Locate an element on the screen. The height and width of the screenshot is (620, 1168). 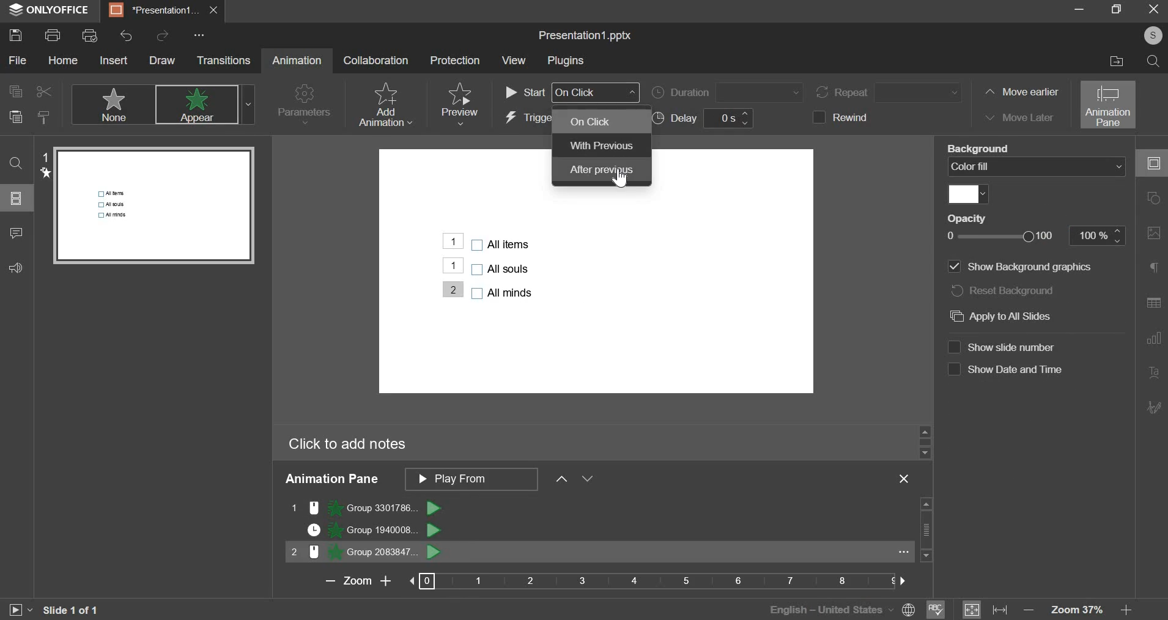
repeat is located at coordinates (891, 92).